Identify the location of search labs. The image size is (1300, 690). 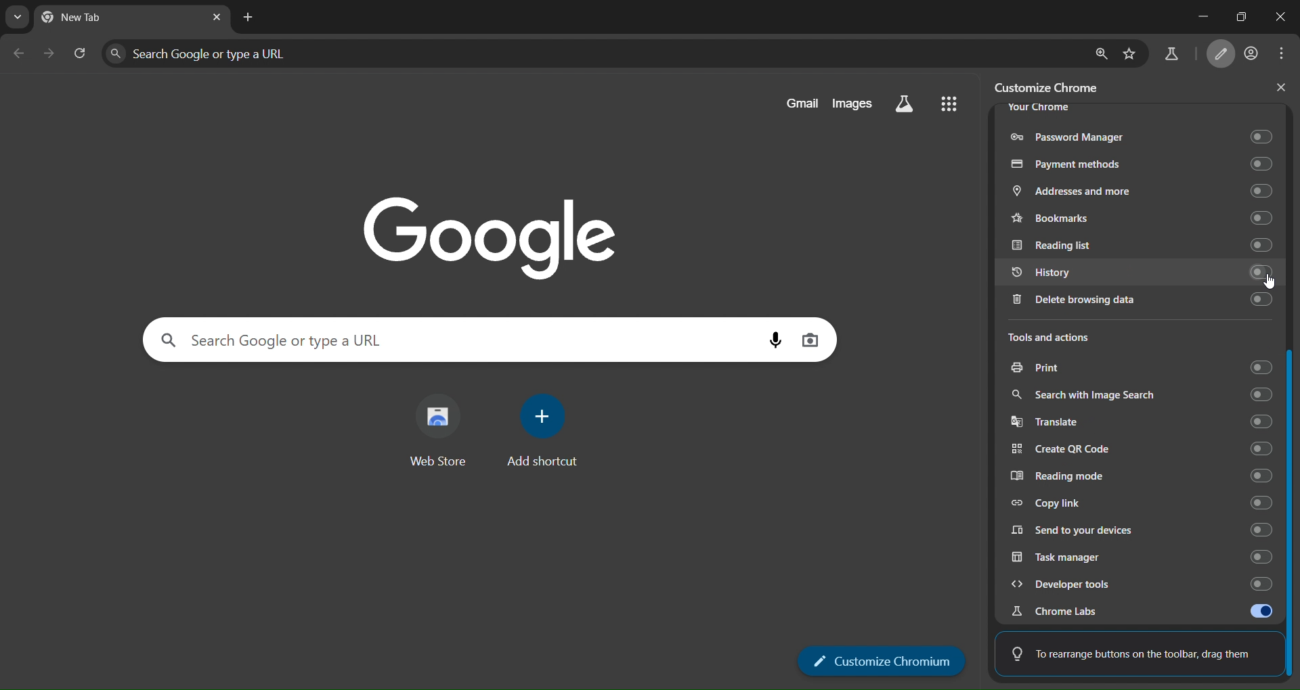
(1171, 57).